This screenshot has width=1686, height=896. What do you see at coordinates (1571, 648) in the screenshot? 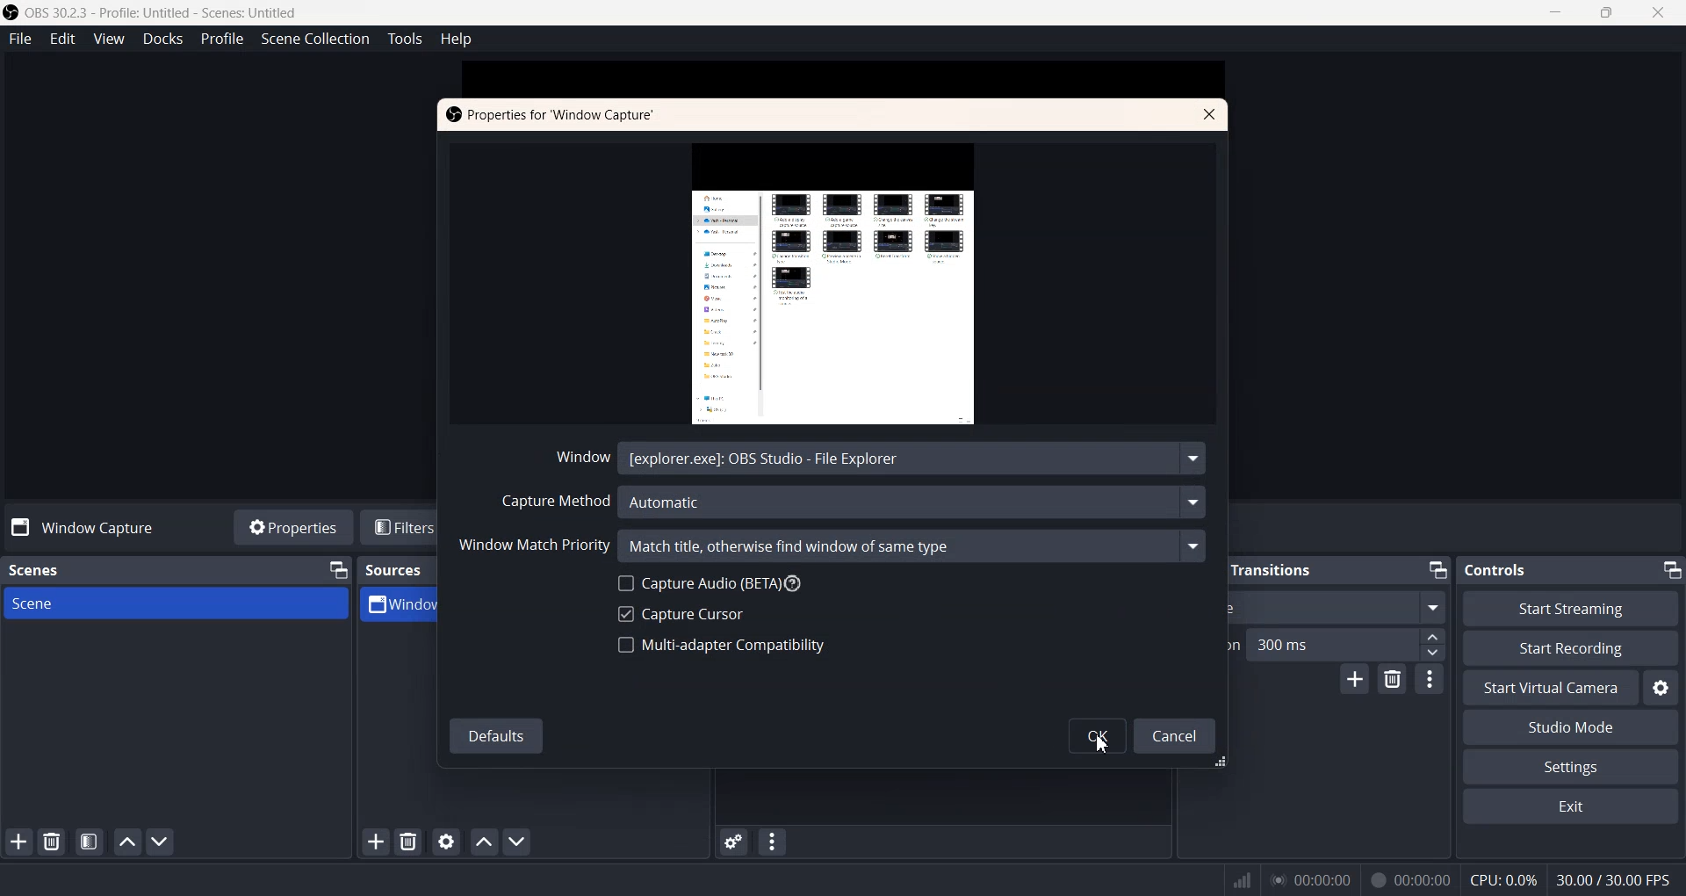
I see `Start Recording` at bounding box center [1571, 648].